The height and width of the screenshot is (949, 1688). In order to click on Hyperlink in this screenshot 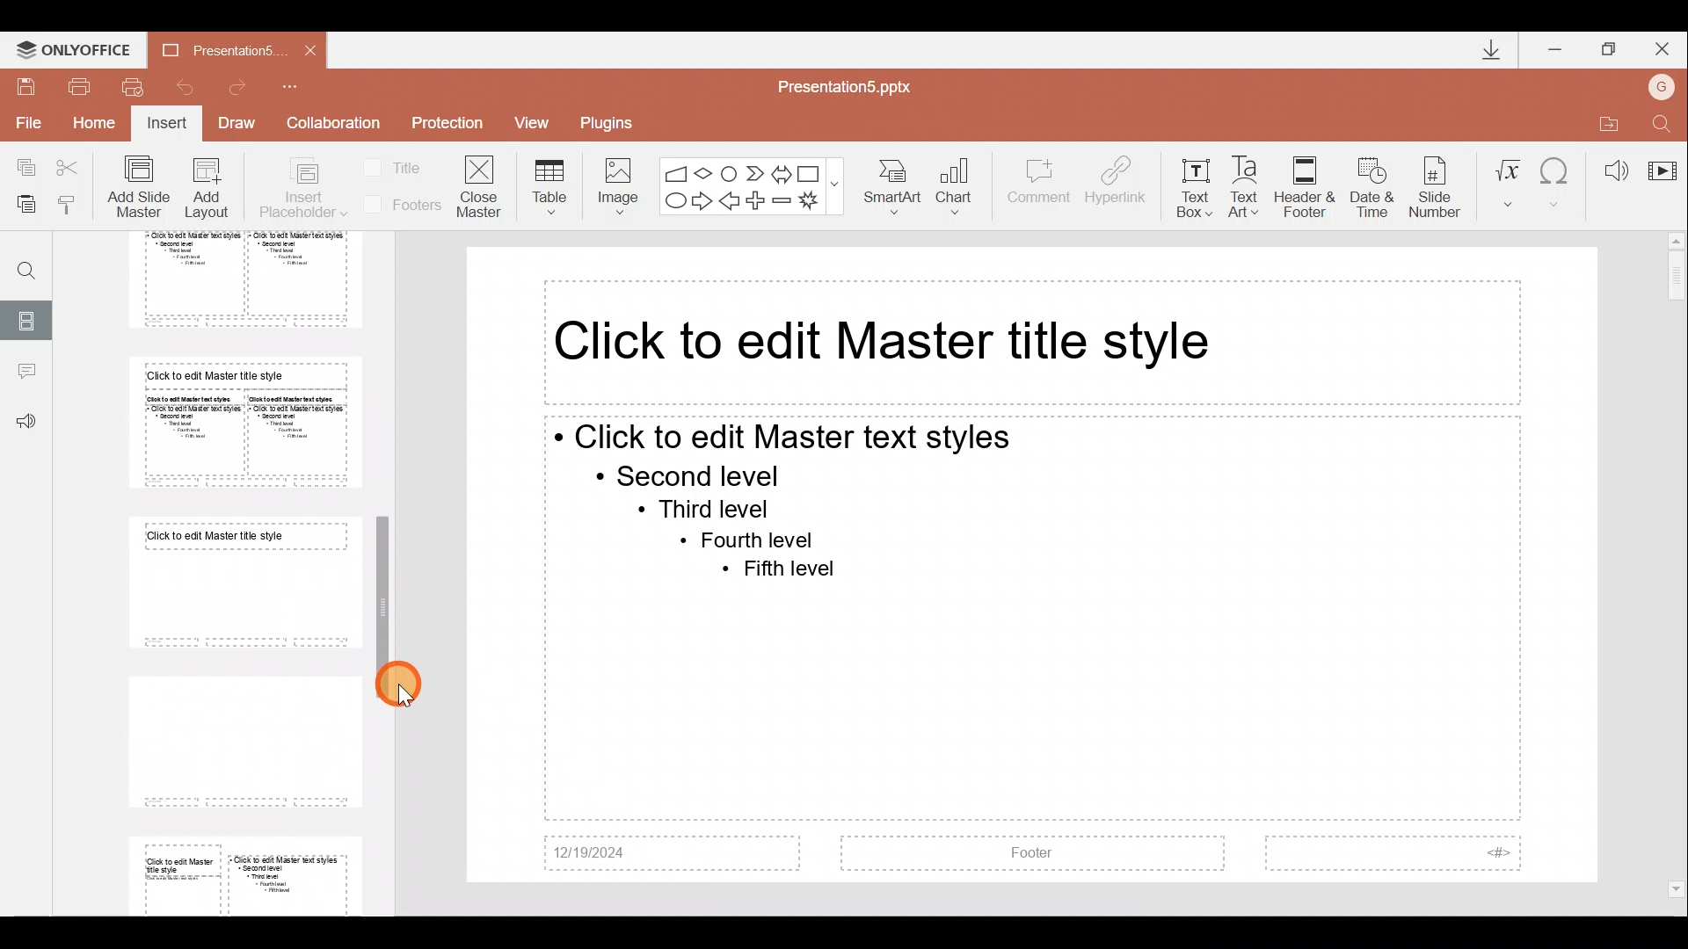, I will do `click(1117, 183)`.